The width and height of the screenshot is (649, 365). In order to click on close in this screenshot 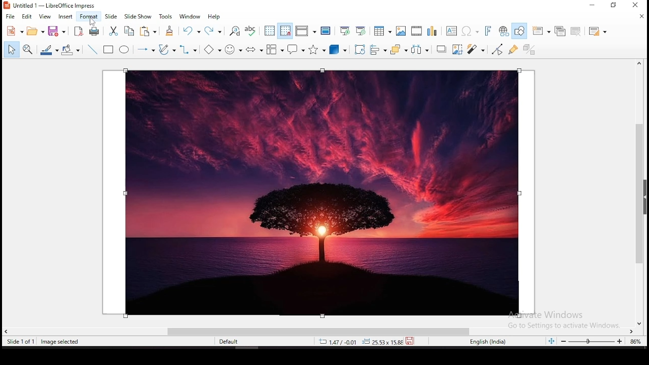, I will do `click(641, 16)`.